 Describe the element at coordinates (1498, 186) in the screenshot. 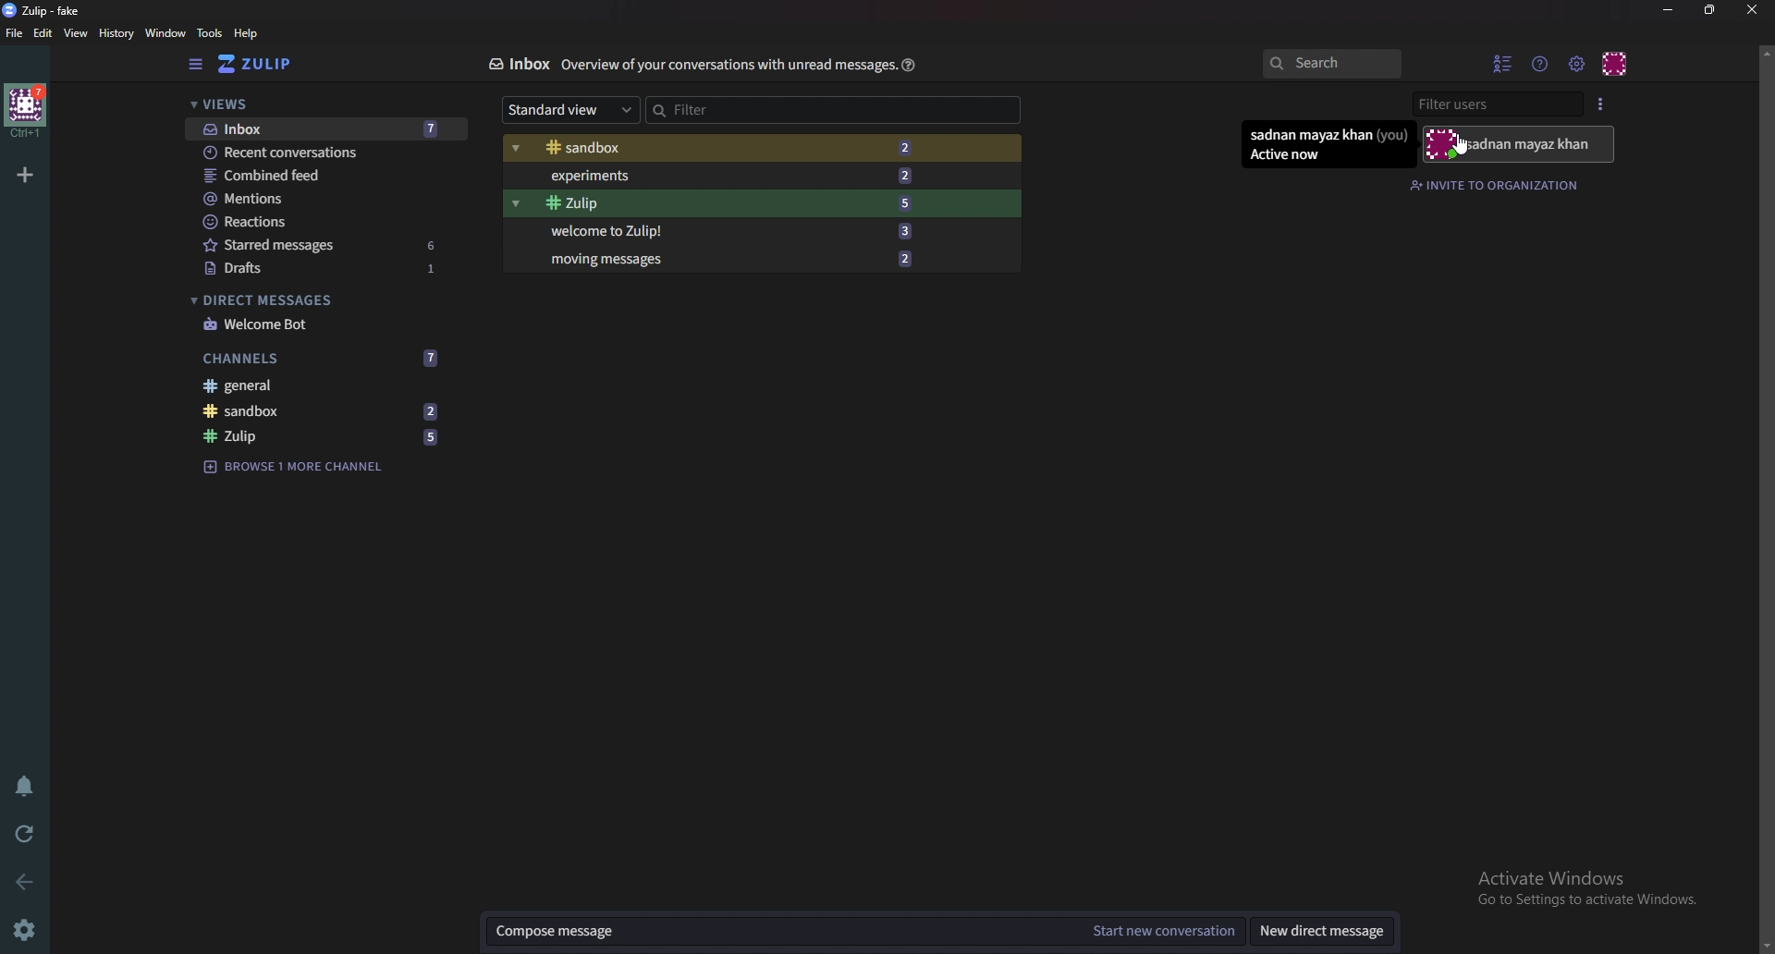

I see `Invite to organization` at that location.